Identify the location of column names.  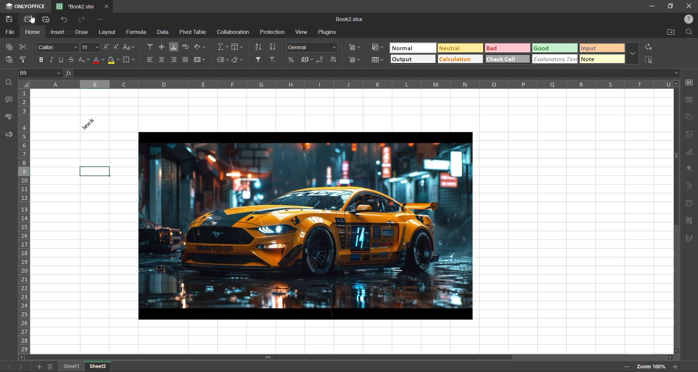
(351, 84).